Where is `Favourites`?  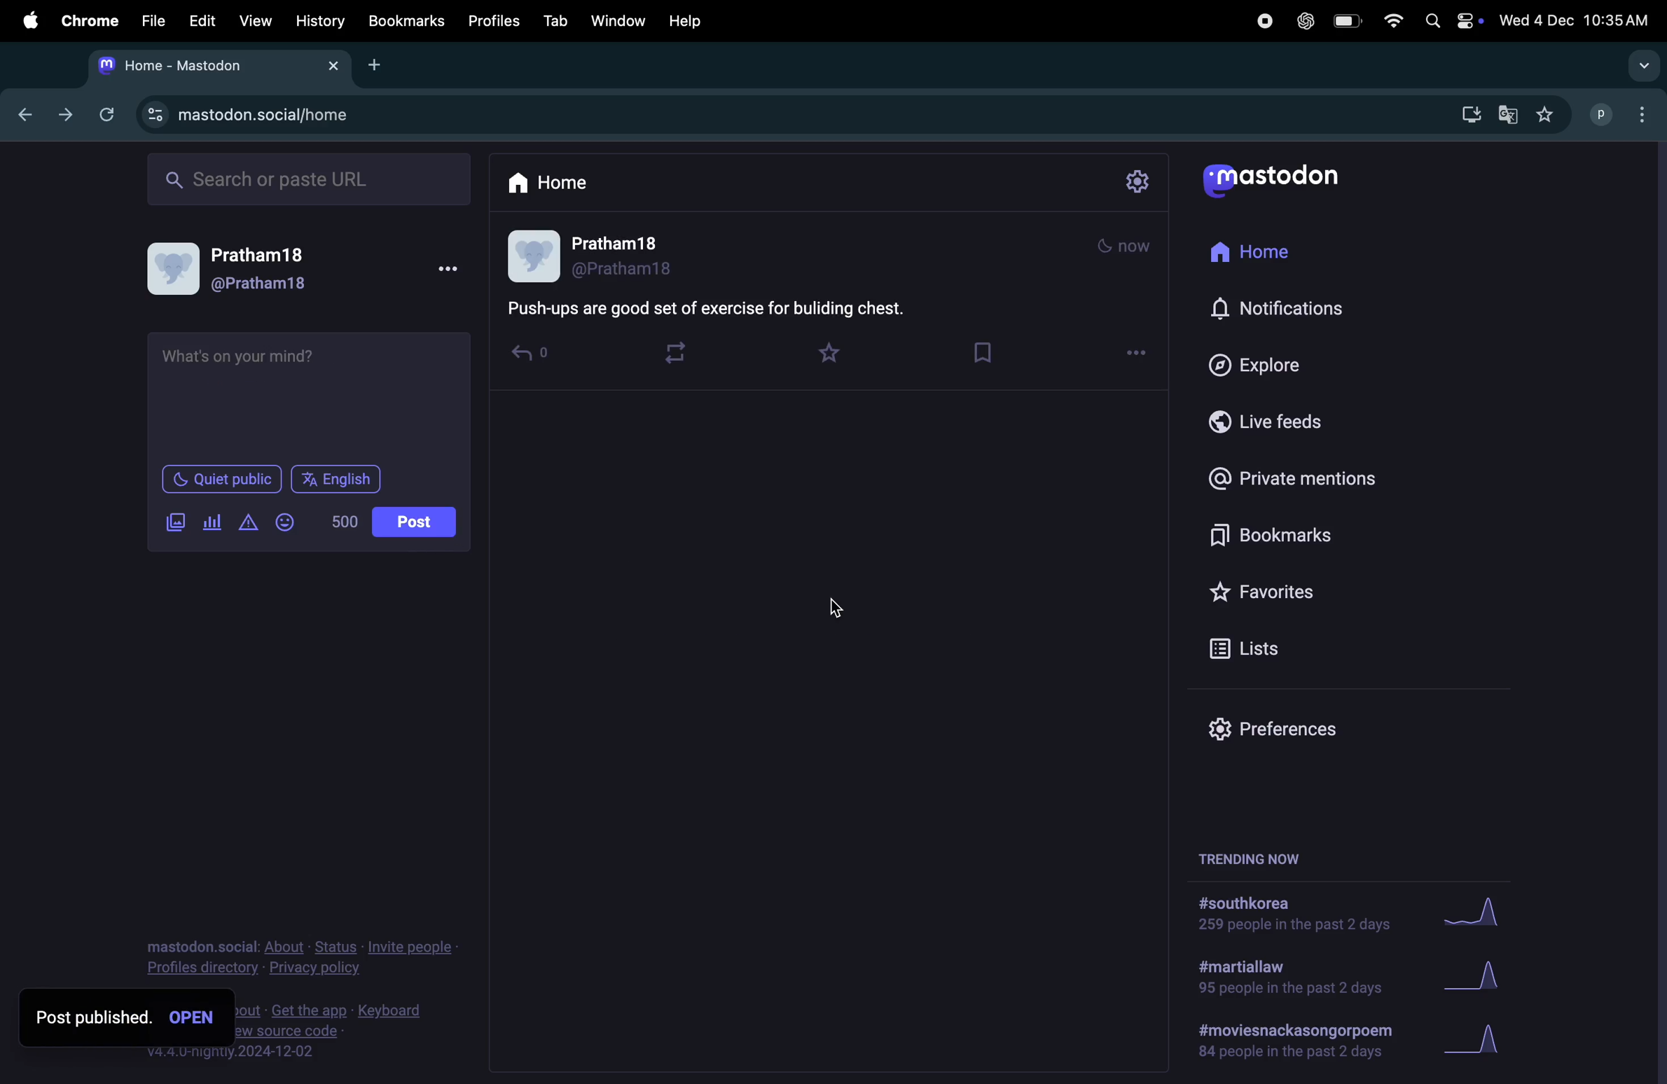
Favourites is located at coordinates (1301, 586).